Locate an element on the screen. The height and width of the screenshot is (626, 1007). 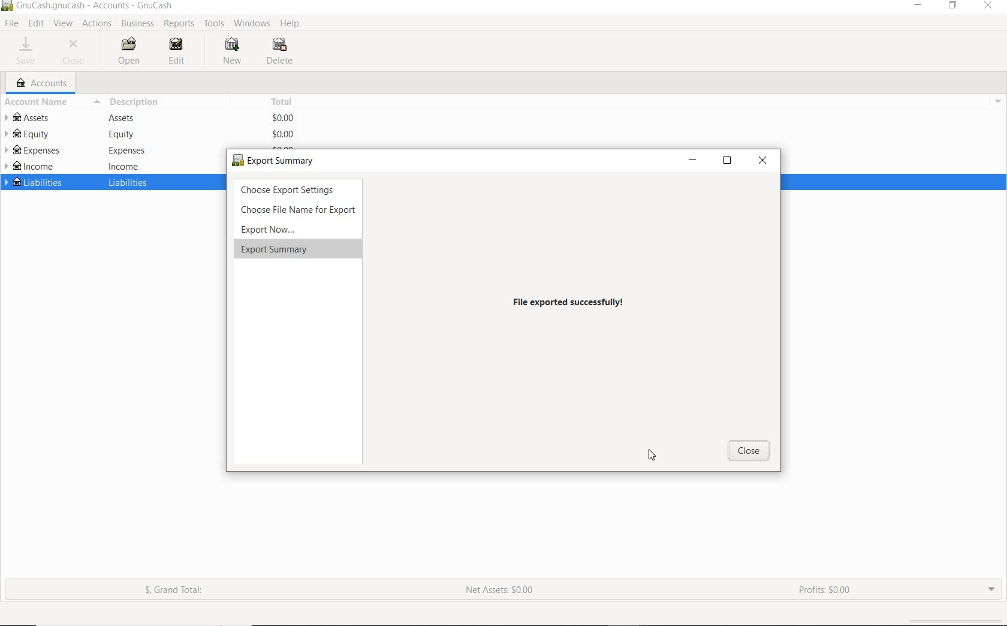
close is located at coordinates (758, 158).